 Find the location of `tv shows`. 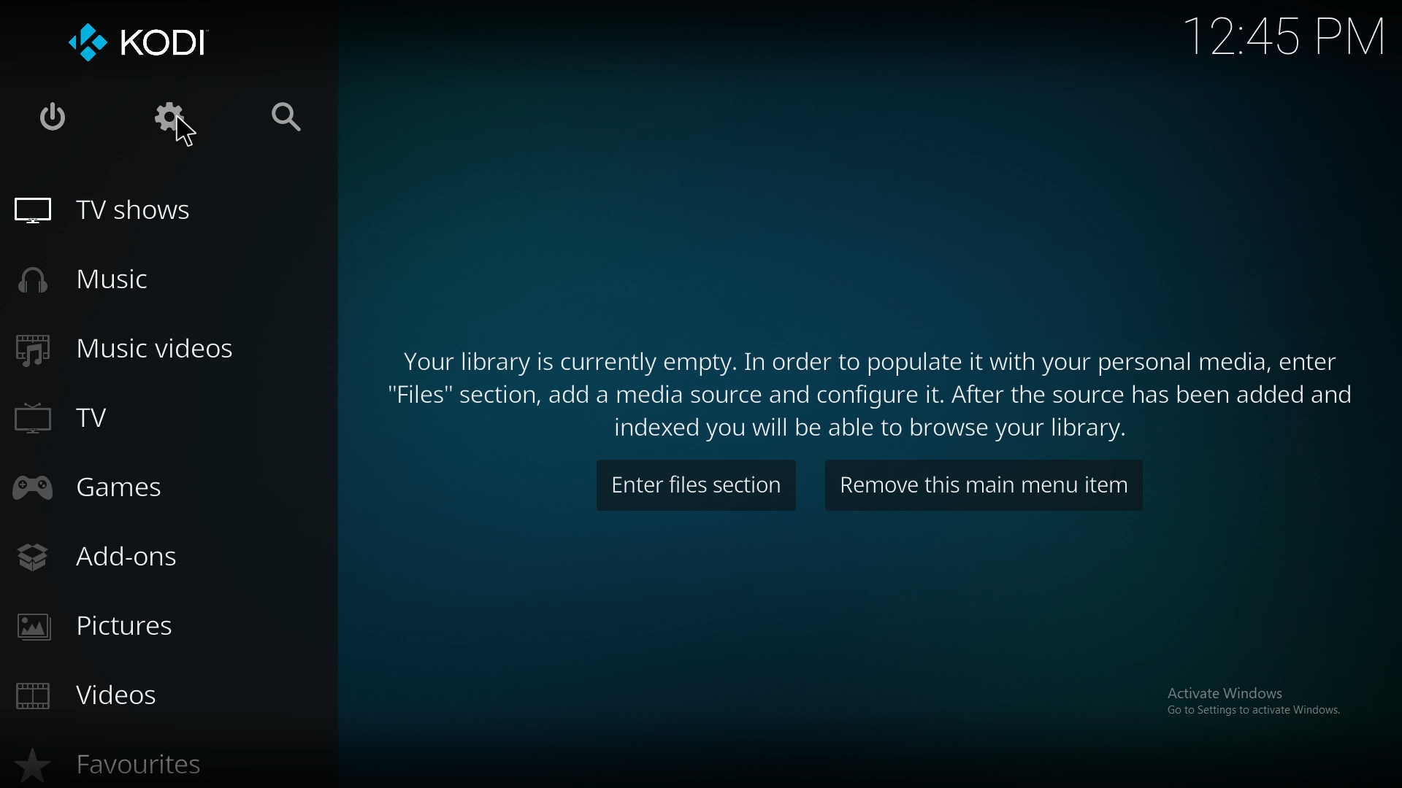

tv shows is located at coordinates (134, 212).